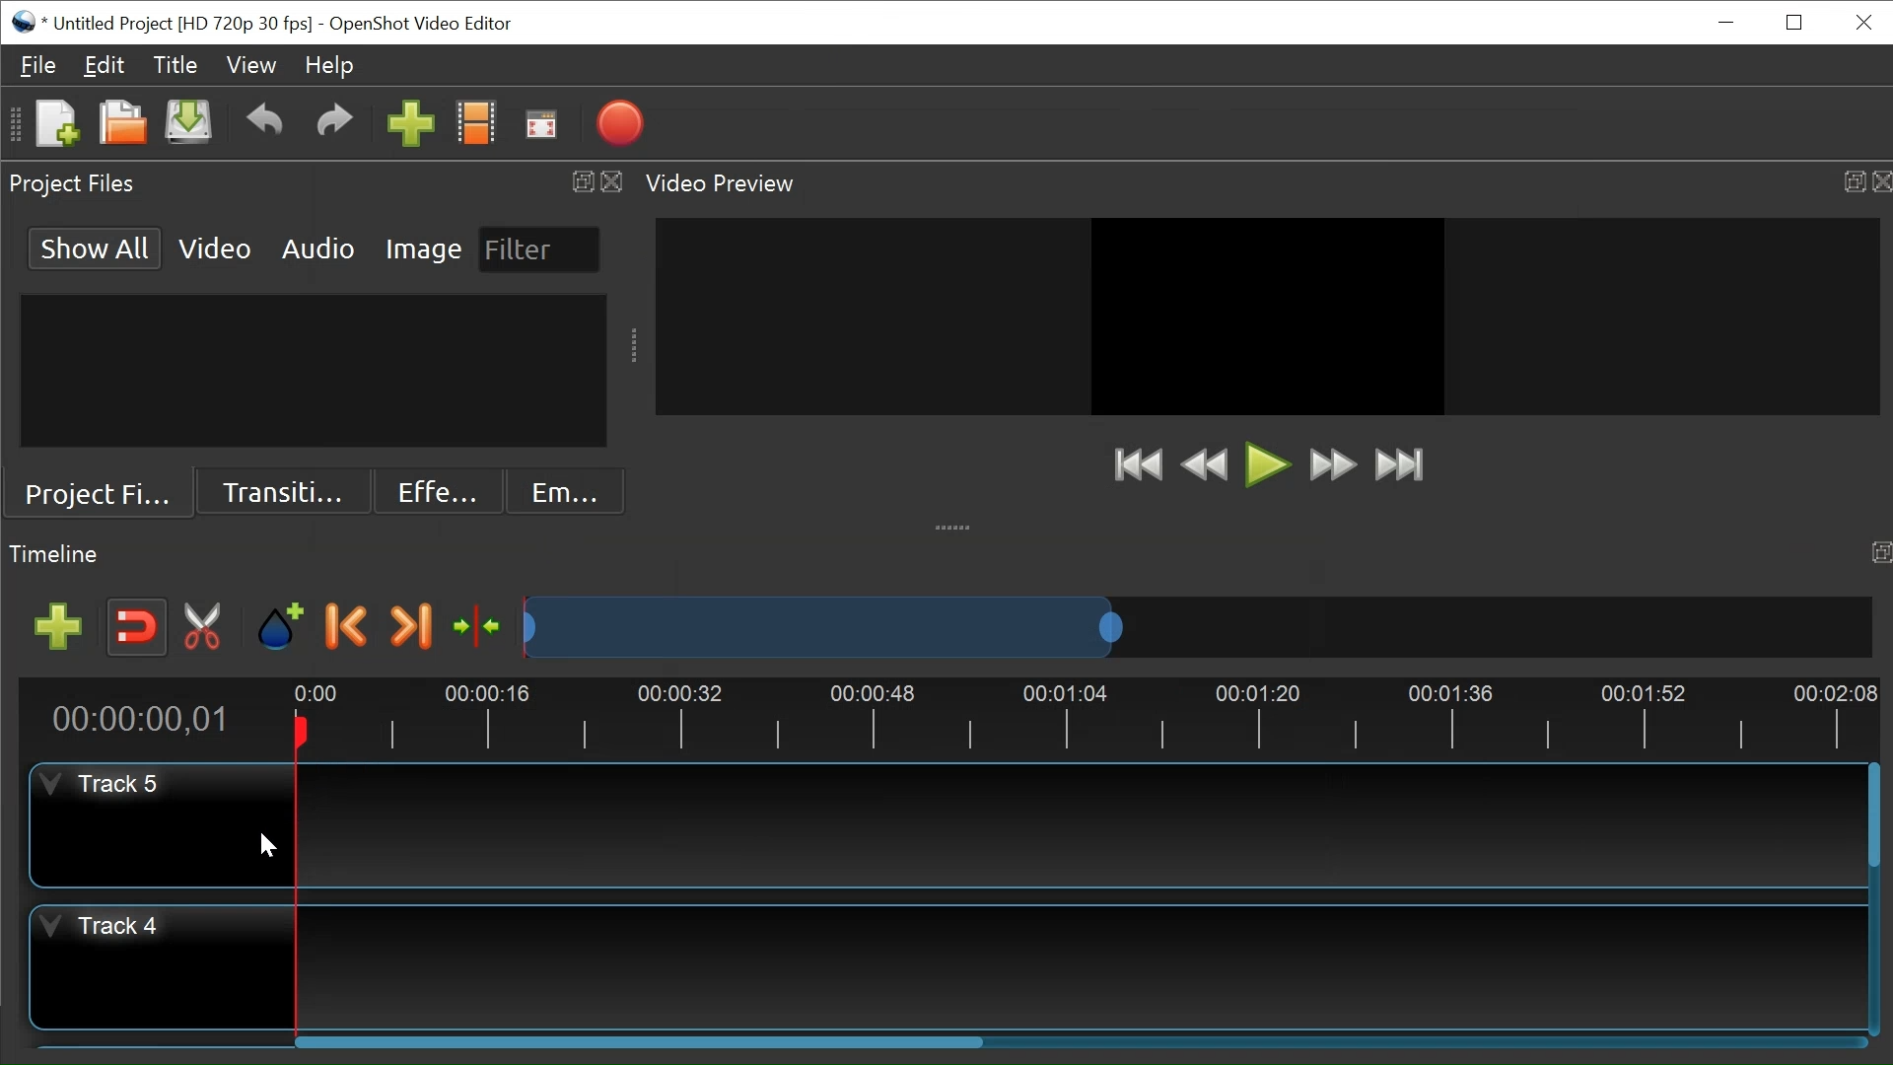 This screenshot has width=1893, height=1065. What do you see at coordinates (1080, 966) in the screenshot?
I see `Track Panel` at bounding box center [1080, 966].